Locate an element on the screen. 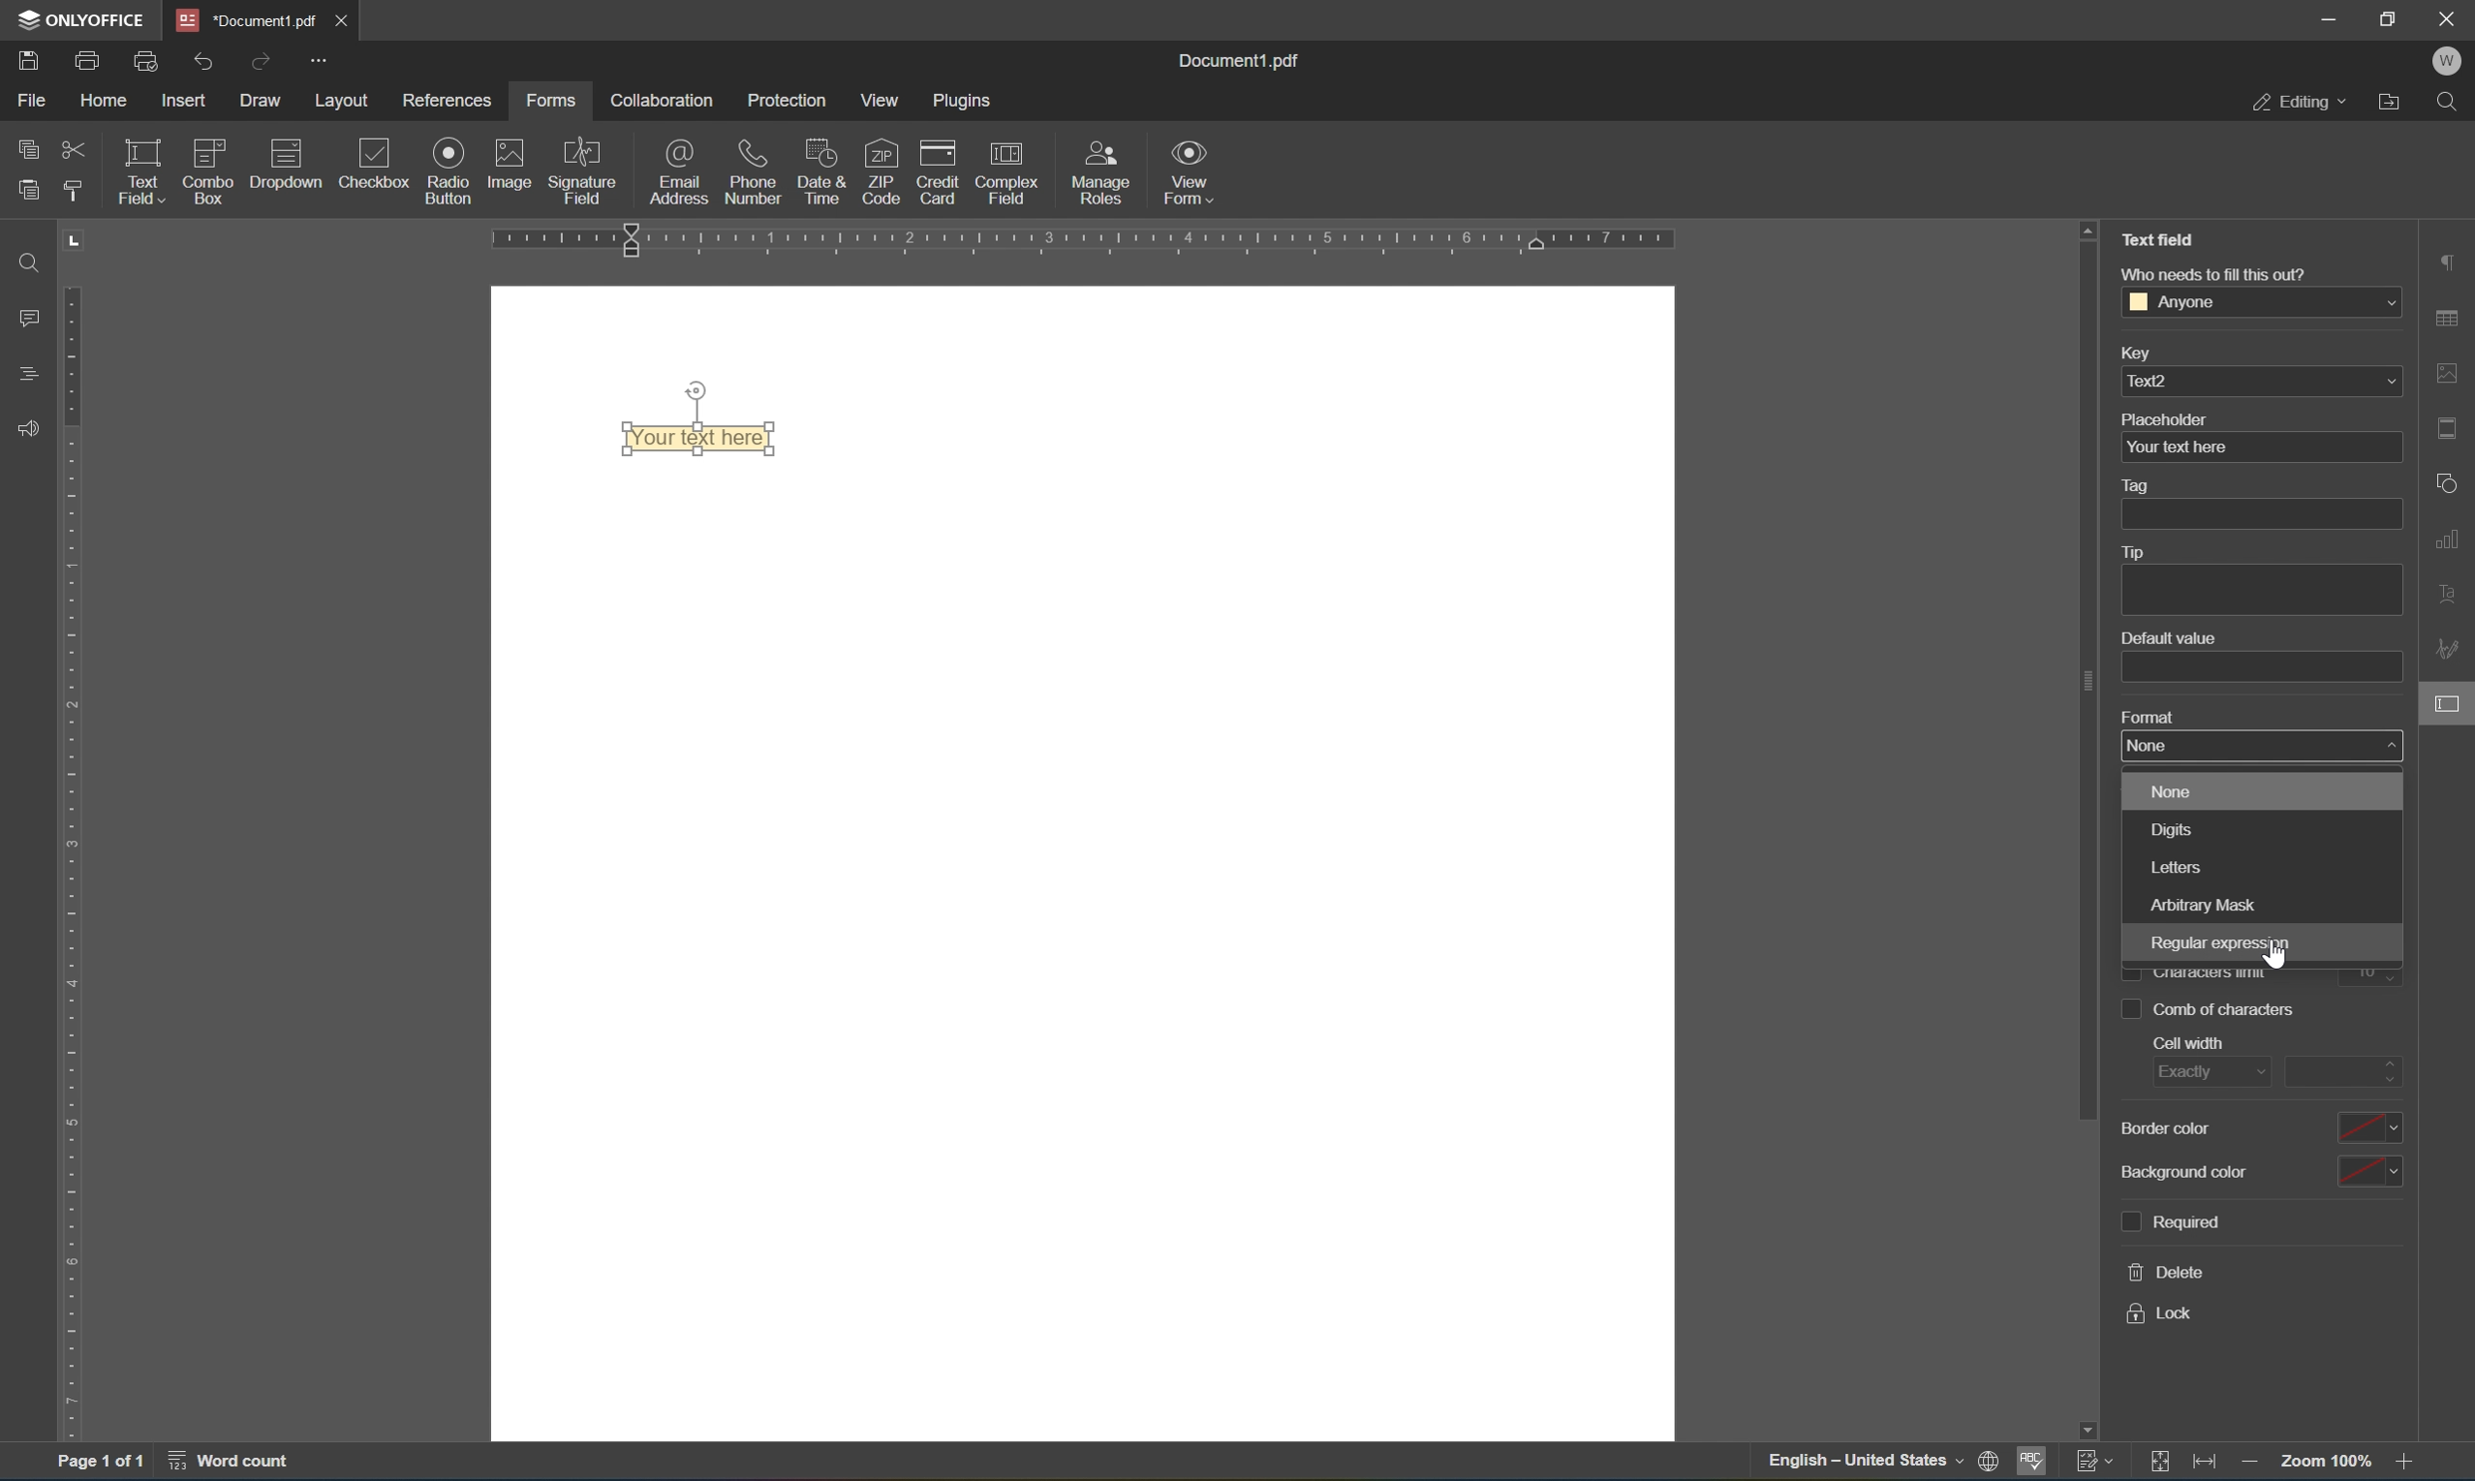  page 1 of 1 is located at coordinates (101, 1465).